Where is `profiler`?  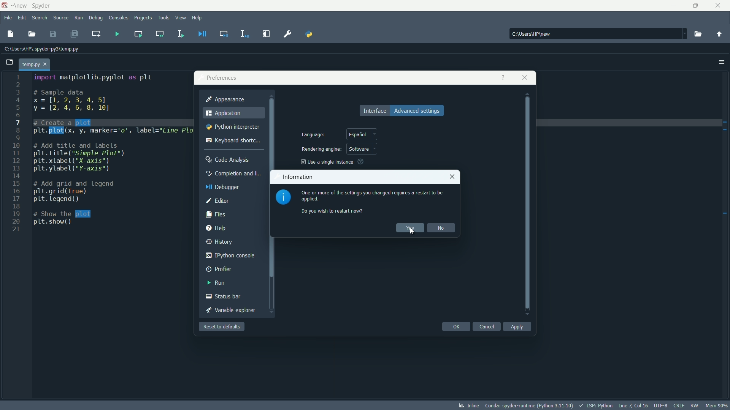 profiler is located at coordinates (219, 269).